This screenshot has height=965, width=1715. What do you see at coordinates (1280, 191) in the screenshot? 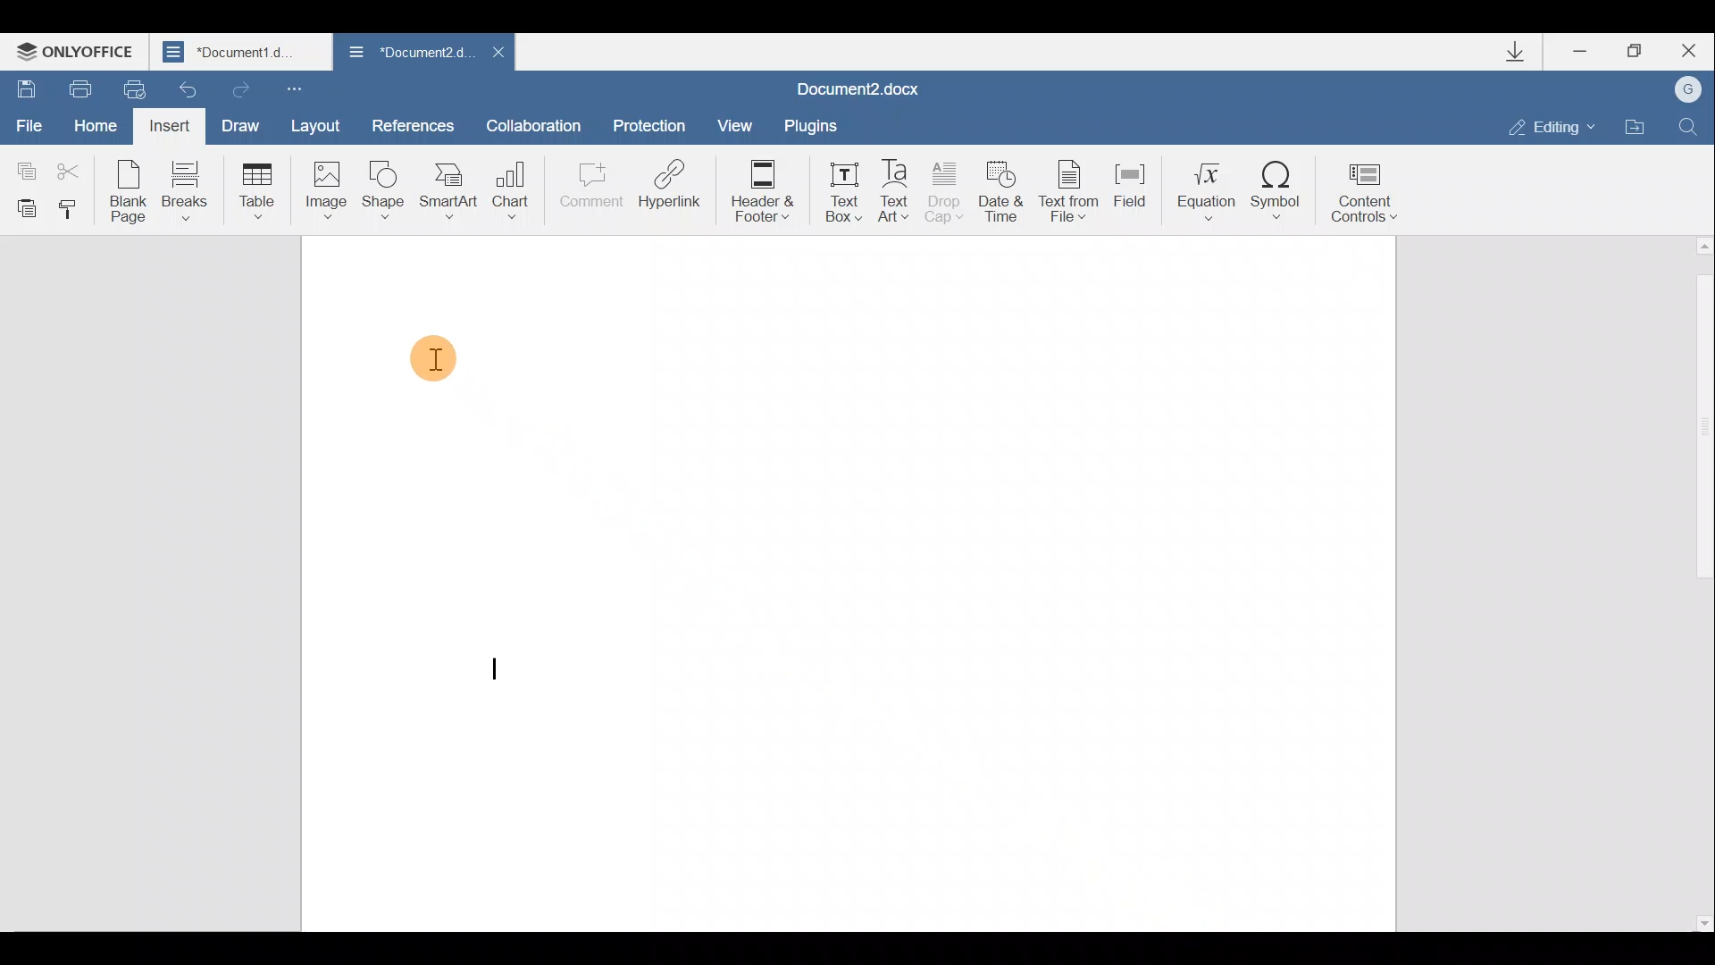
I see `Symbol` at bounding box center [1280, 191].